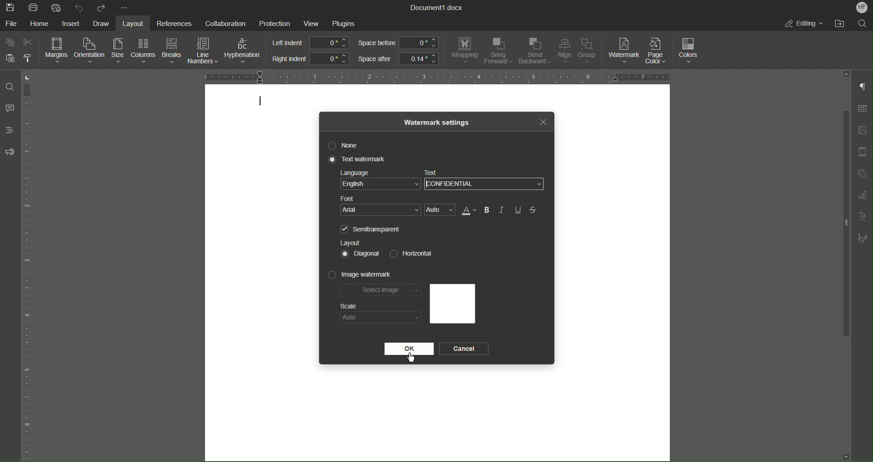 Image resolution: width=873 pixels, height=462 pixels. I want to click on Find, so click(9, 87).